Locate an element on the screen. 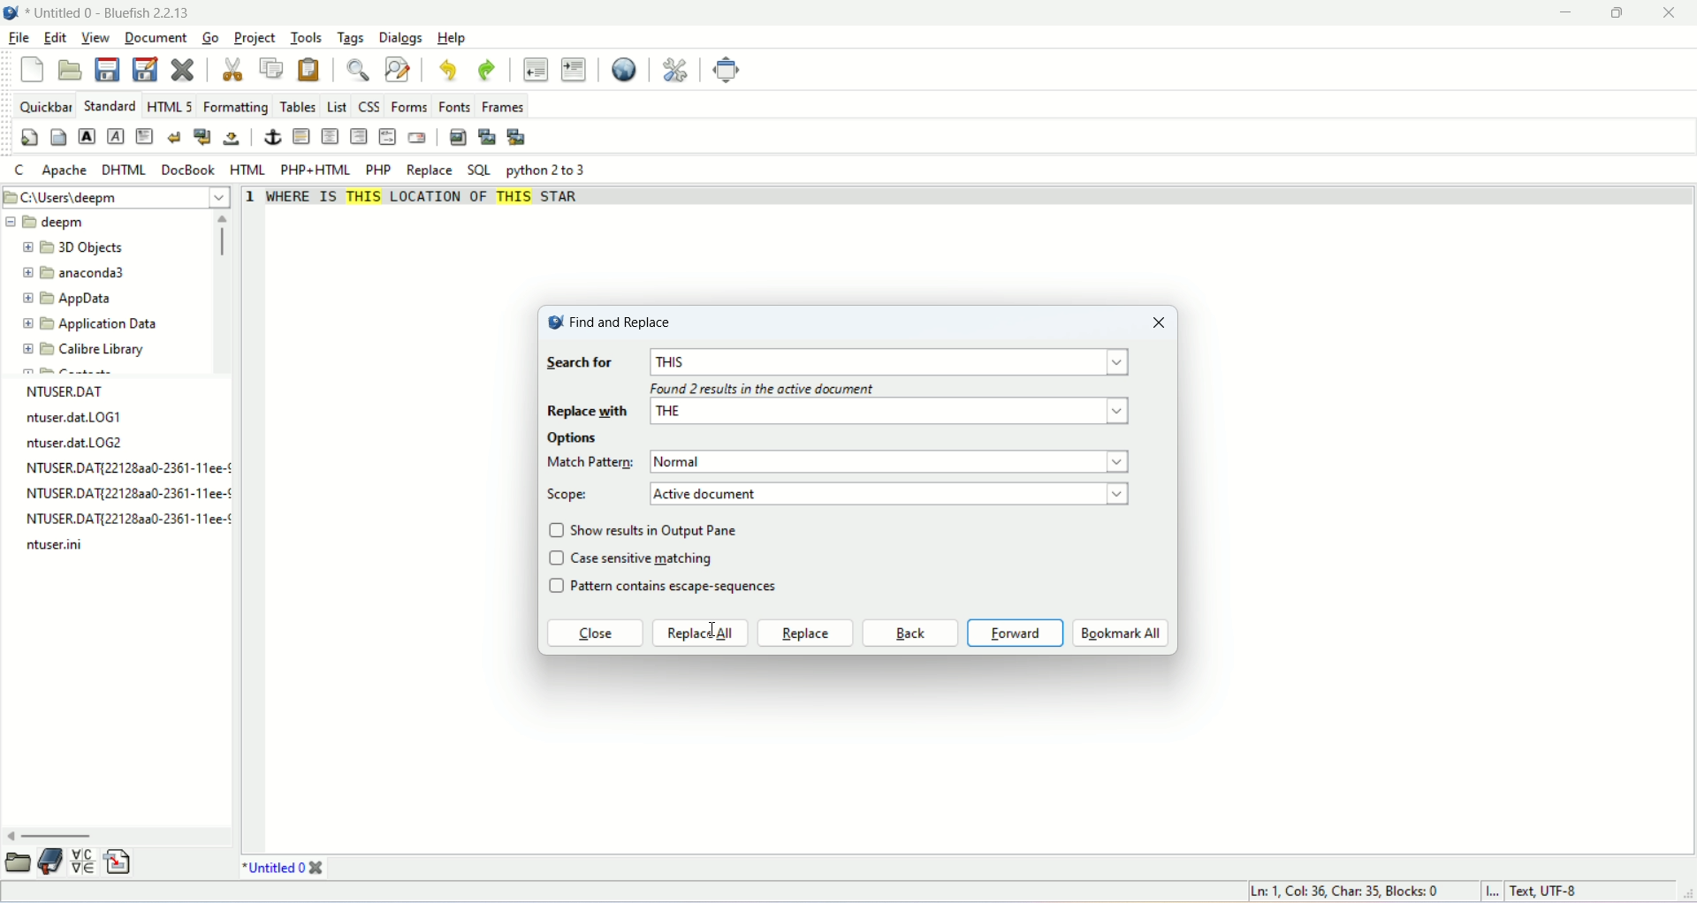 This screenshot has width=1697, height=903. tags is located at coordinates (348, 38).